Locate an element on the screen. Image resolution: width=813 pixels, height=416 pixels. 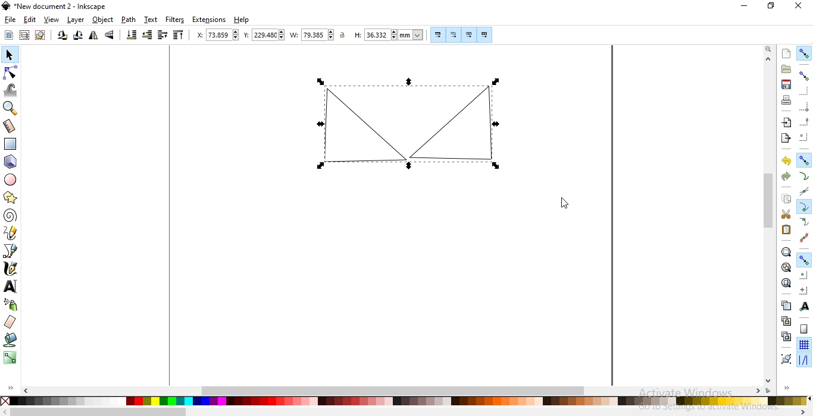
zoom in or out is located at coordinates (10, 109).